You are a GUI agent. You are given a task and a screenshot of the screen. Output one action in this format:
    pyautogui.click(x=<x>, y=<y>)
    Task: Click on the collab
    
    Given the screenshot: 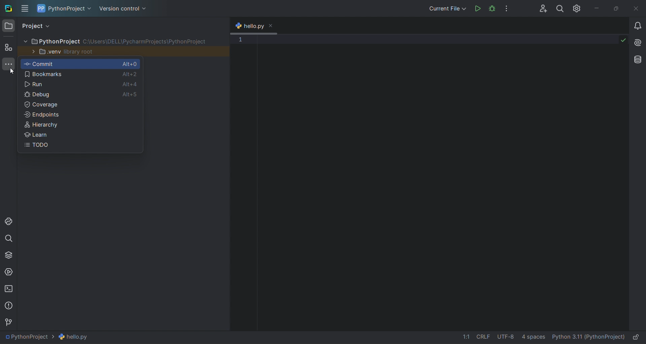 What is the action you would take?
    pyautogui.click(x=543, y=9)
    